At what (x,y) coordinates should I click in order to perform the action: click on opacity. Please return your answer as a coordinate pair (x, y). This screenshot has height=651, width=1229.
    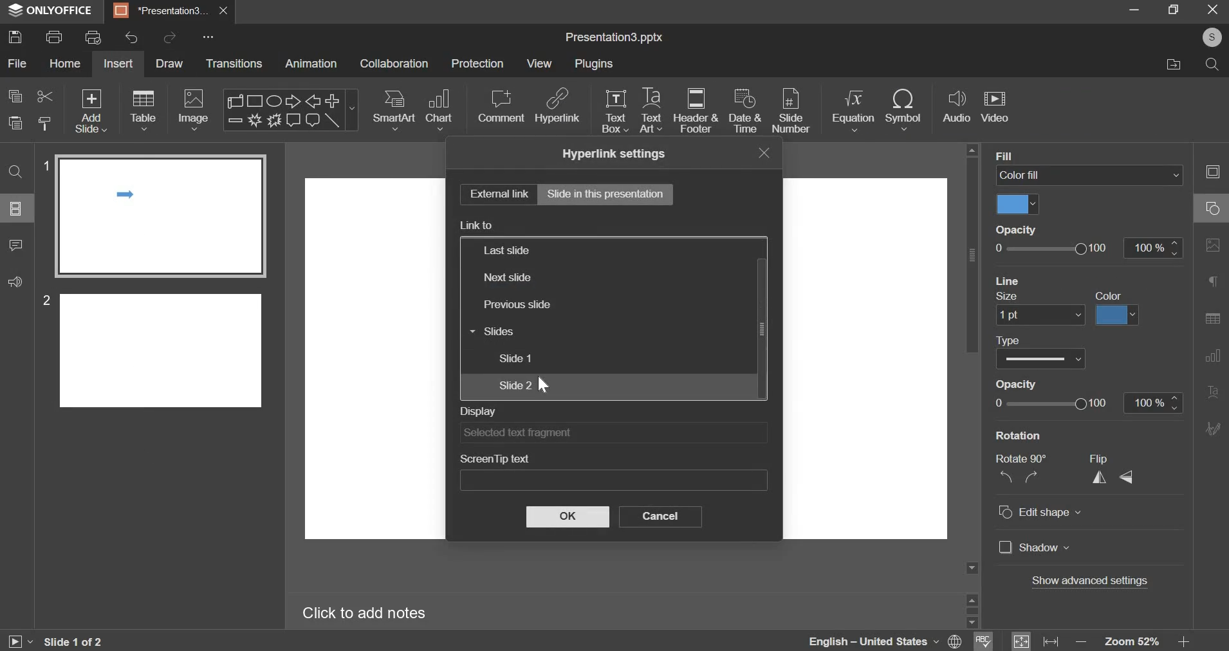
    Looking at the image, I should click on (1014, 384).